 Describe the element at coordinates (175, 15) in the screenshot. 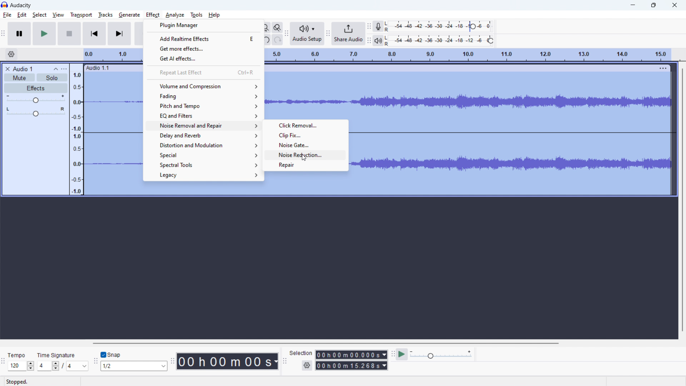

I see `analyze` at that location.